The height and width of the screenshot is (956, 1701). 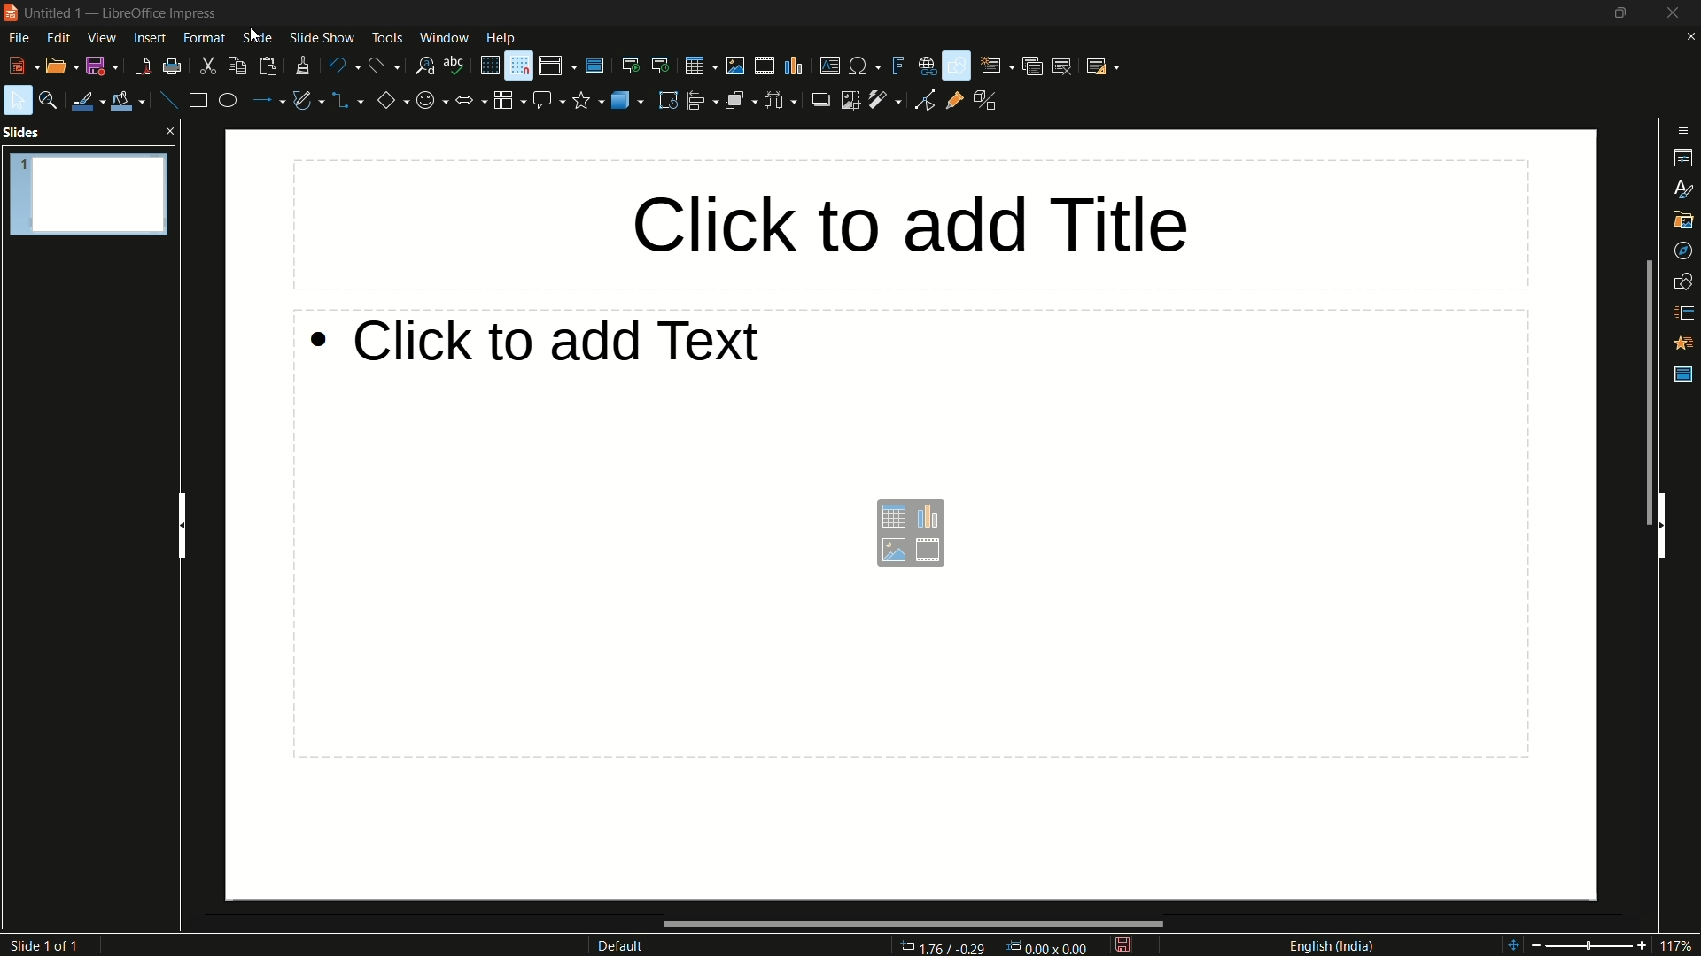 I want to click on insert textbox, so click(x=829, y=65).